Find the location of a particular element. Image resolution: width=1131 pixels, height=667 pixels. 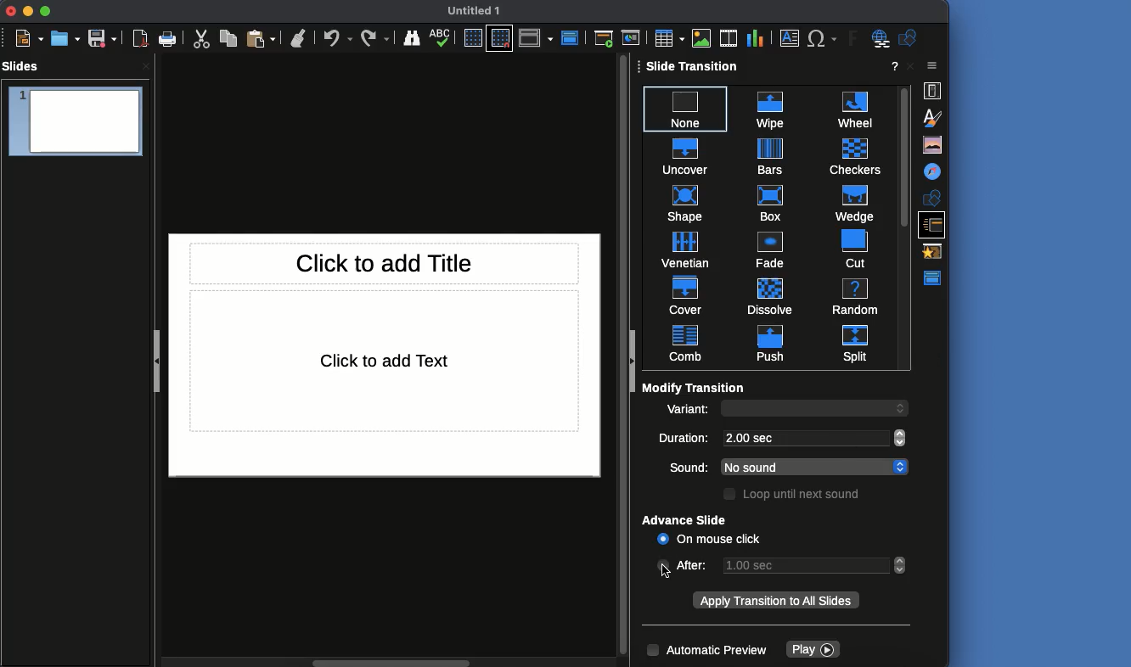

After is located at coordinates (695, 565).